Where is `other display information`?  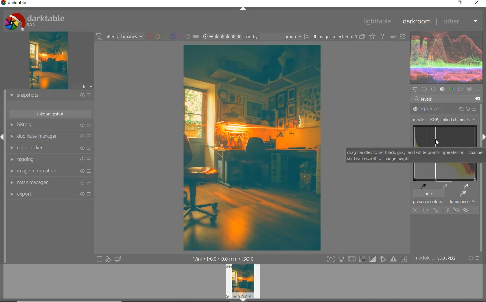
other display information is located at coordinates (224, 258).